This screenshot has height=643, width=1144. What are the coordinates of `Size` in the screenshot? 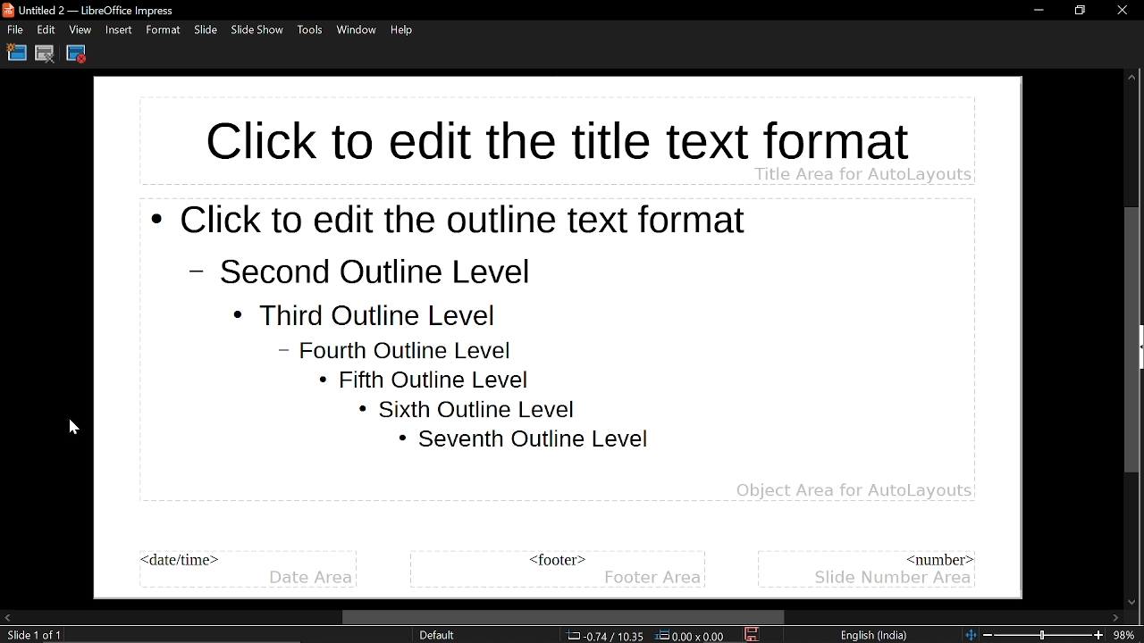 It's located at (692, 636).